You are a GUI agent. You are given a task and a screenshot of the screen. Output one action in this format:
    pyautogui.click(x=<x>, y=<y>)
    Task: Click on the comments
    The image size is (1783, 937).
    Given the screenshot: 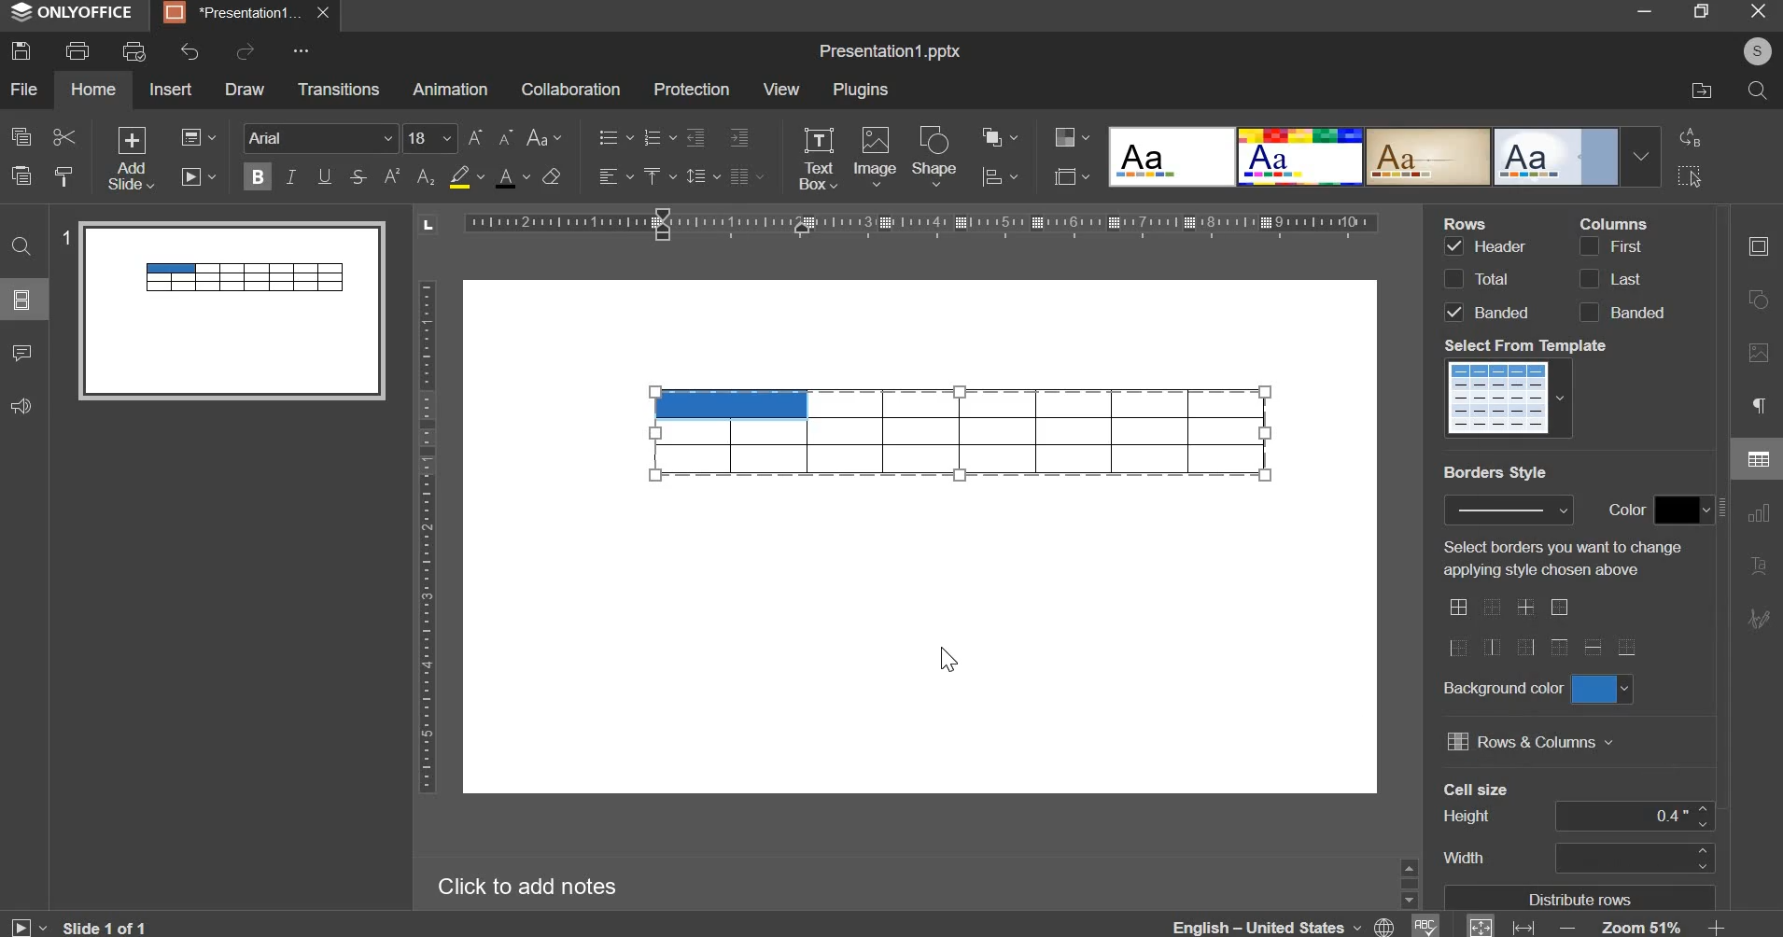 What is the action you would take?
    pyautogui.click(x=21, y=353)
    